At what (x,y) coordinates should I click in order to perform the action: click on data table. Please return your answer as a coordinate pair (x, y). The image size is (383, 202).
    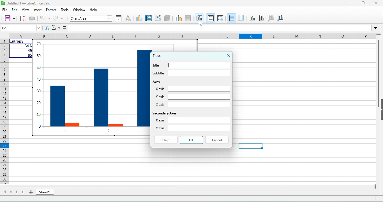
    Looking at the image, I should click on (189, 19).